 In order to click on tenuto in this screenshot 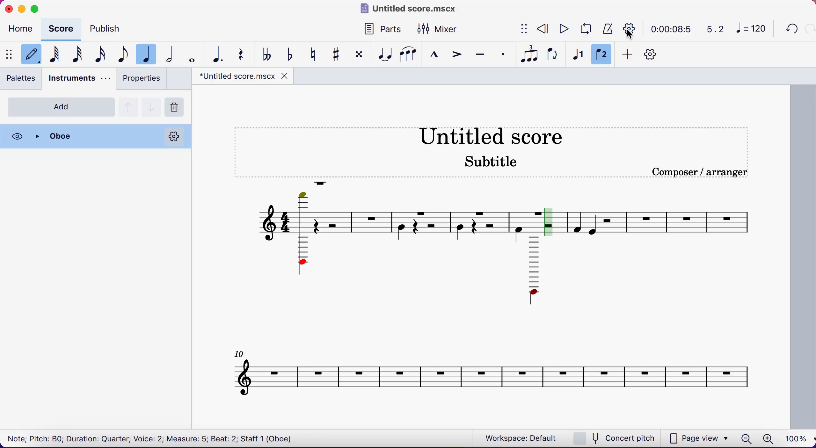, I will do `click(483, 56)`.